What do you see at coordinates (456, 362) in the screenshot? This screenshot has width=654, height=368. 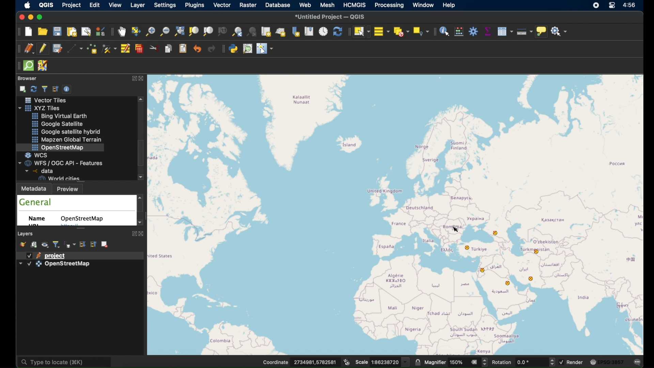 I see `magnifier value` at bounding box center [456, 362].